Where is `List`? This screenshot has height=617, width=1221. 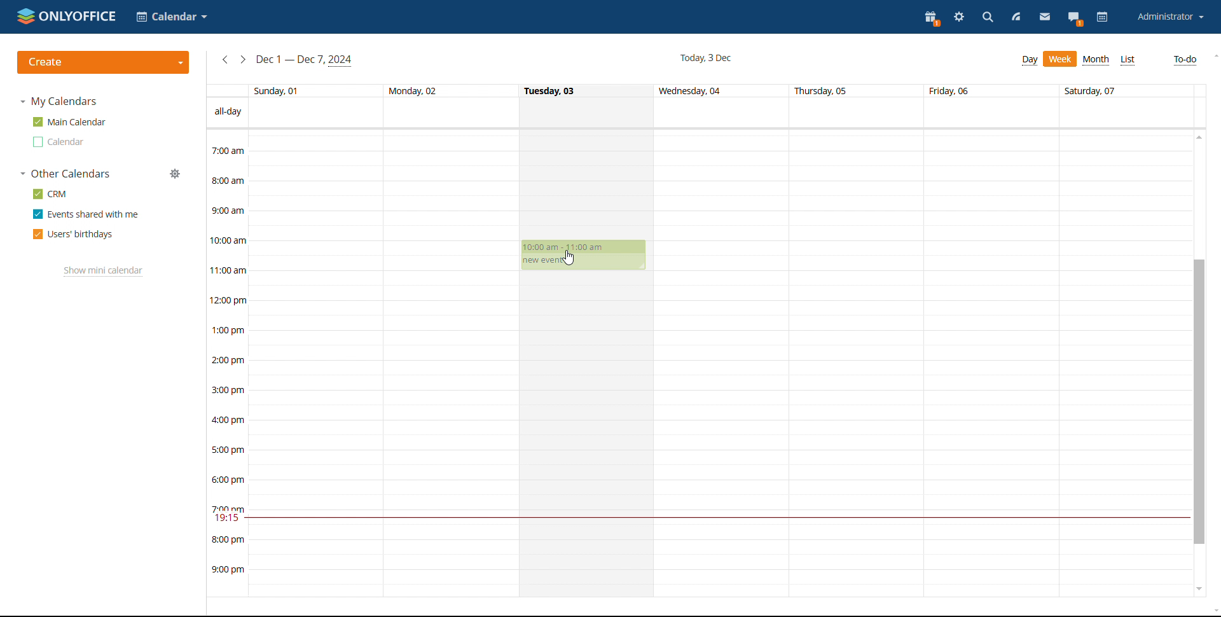
List is located at coordinates (1129, 60).